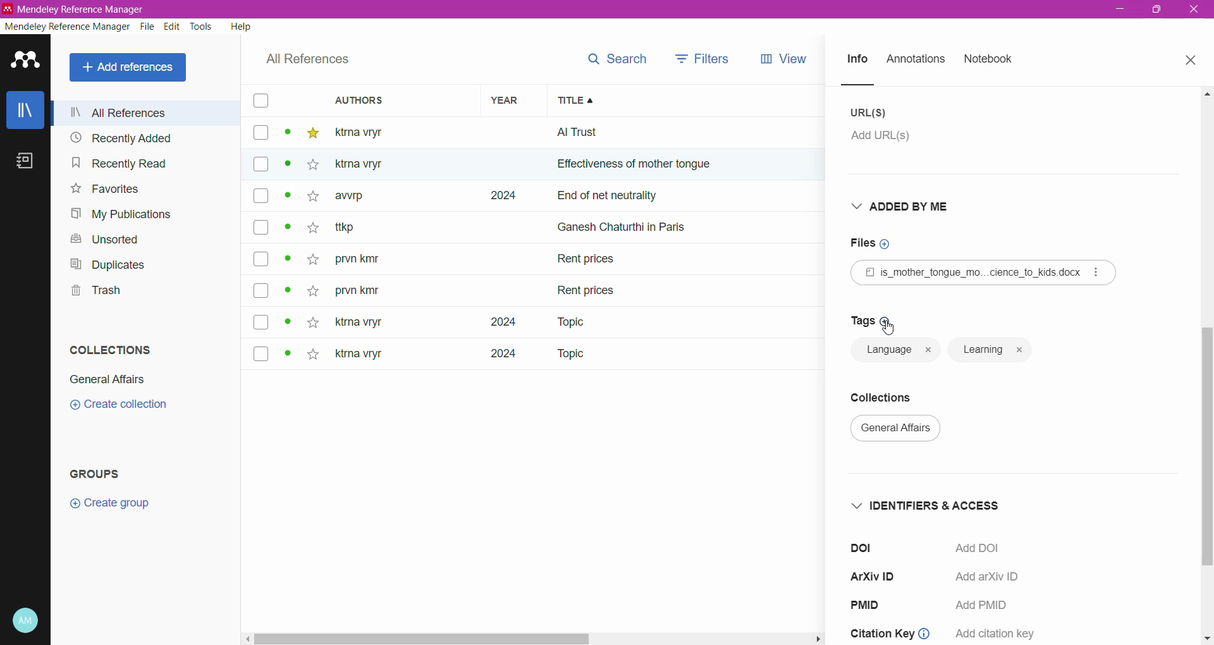 The image size is (1214, 645). I want to click on Recently Read, so click(133, 163).